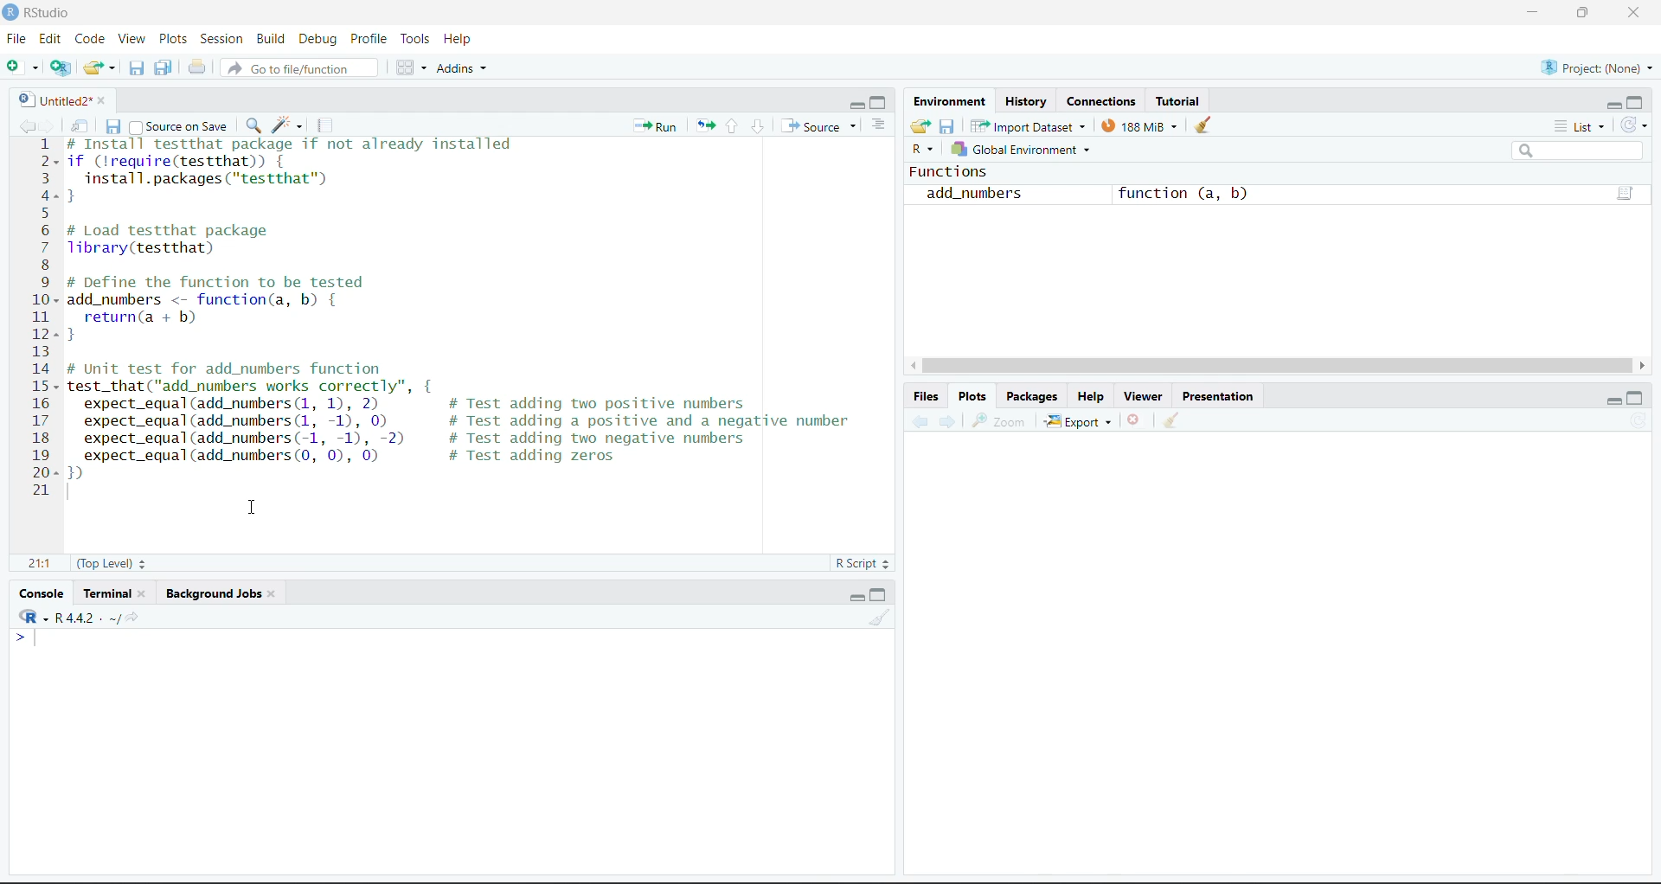 The width and height of the screenshot is (1661, 884). I want to click on # Install testthat package if not already installedif (!require(testthat)) {install.packages ("testthat™)}# Load testthat packageTibrary(testthat)# Define the function to be testedadd_numbers <- function(a, b) {return(a + b)}# Unit test for add_numbers functiontest_that("add_numbers works correctly”, {expect_equal(add_numbers (1, 1), 2) # Test adding two positive numbersexpect_equal(add_numbers (1, -1), 0) # Test adding a positive and a negative numberexpect_equal(add_numbers(-1, -1), -2) # Test adding two negative numbersexpect_equal(add_numbers (0, 0), 0) # Test adding zeros}), so click(472, 310).